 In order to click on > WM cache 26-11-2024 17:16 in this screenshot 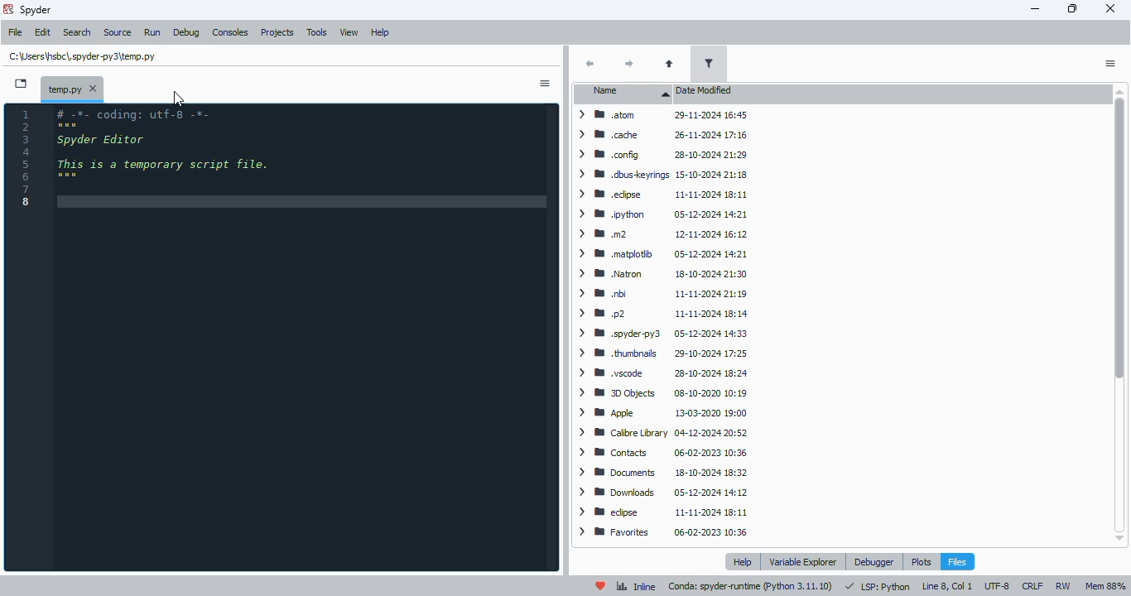, I will do `click(658, 135)`.